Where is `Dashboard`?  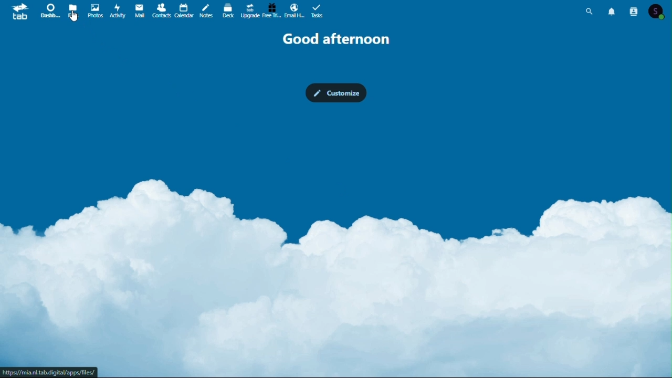
Dashboard is located at coordinates (49, 11).